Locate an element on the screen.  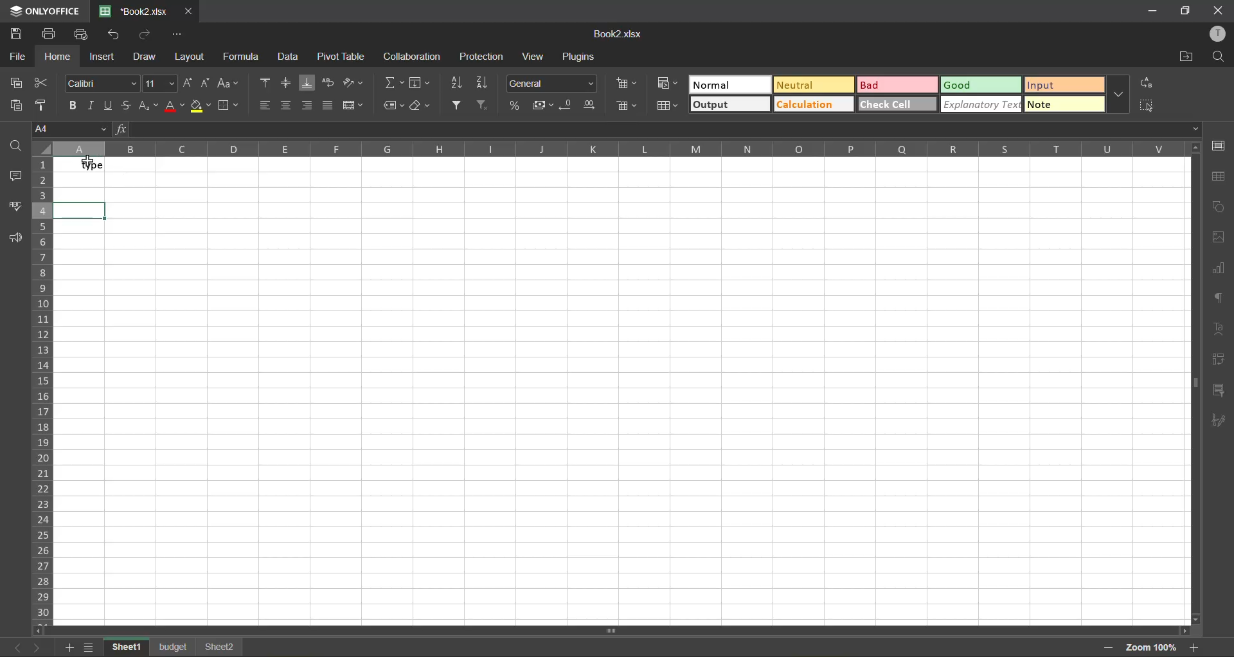
insert is located at coordinates (104, 58).